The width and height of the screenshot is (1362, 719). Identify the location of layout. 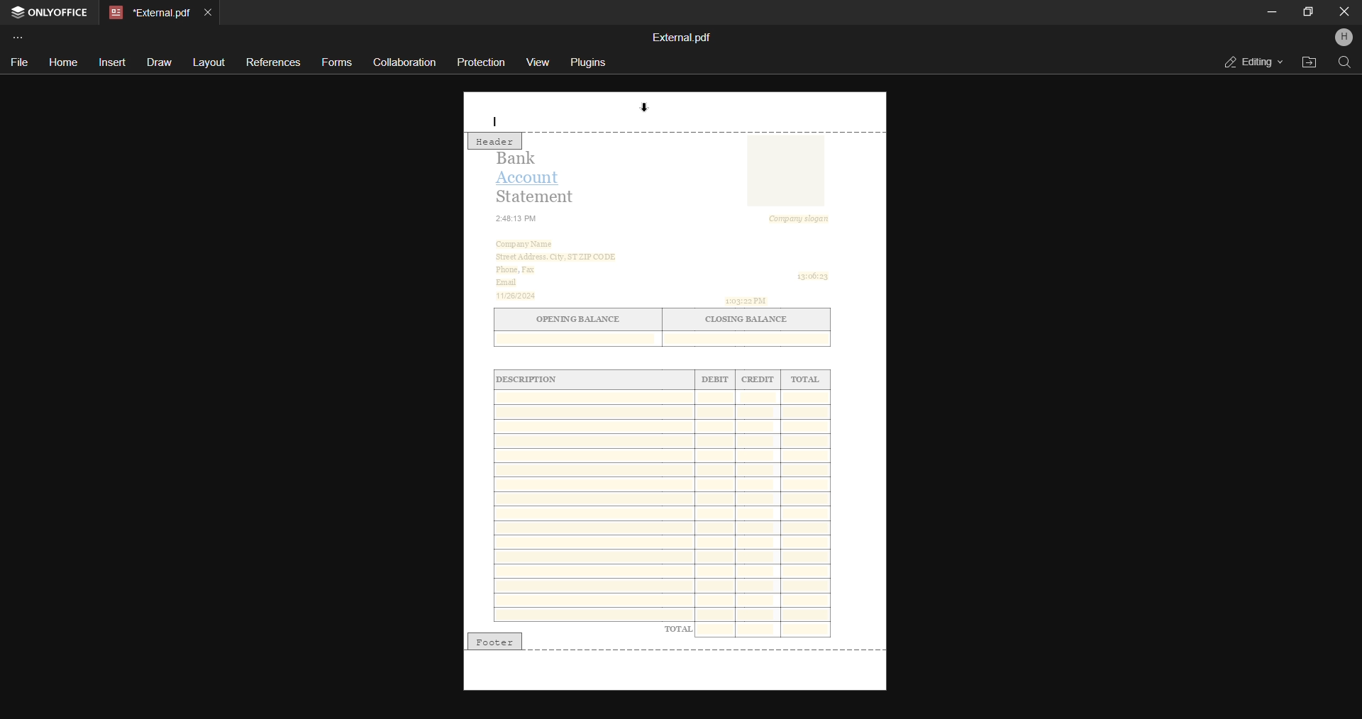
(208, 63).